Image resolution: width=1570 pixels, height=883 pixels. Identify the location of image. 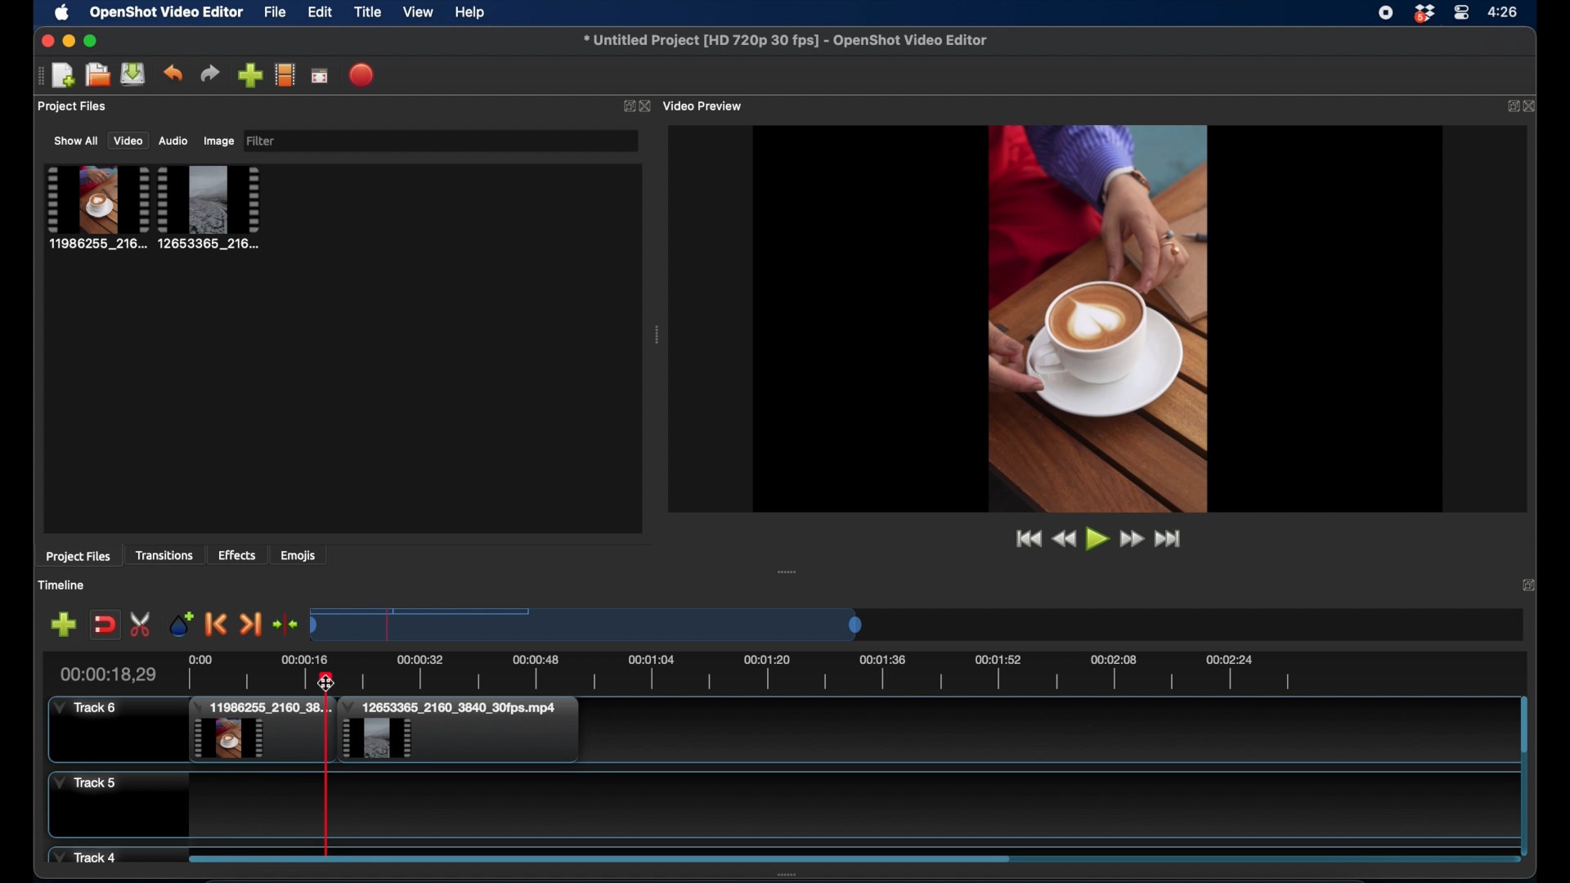
(218, 141).